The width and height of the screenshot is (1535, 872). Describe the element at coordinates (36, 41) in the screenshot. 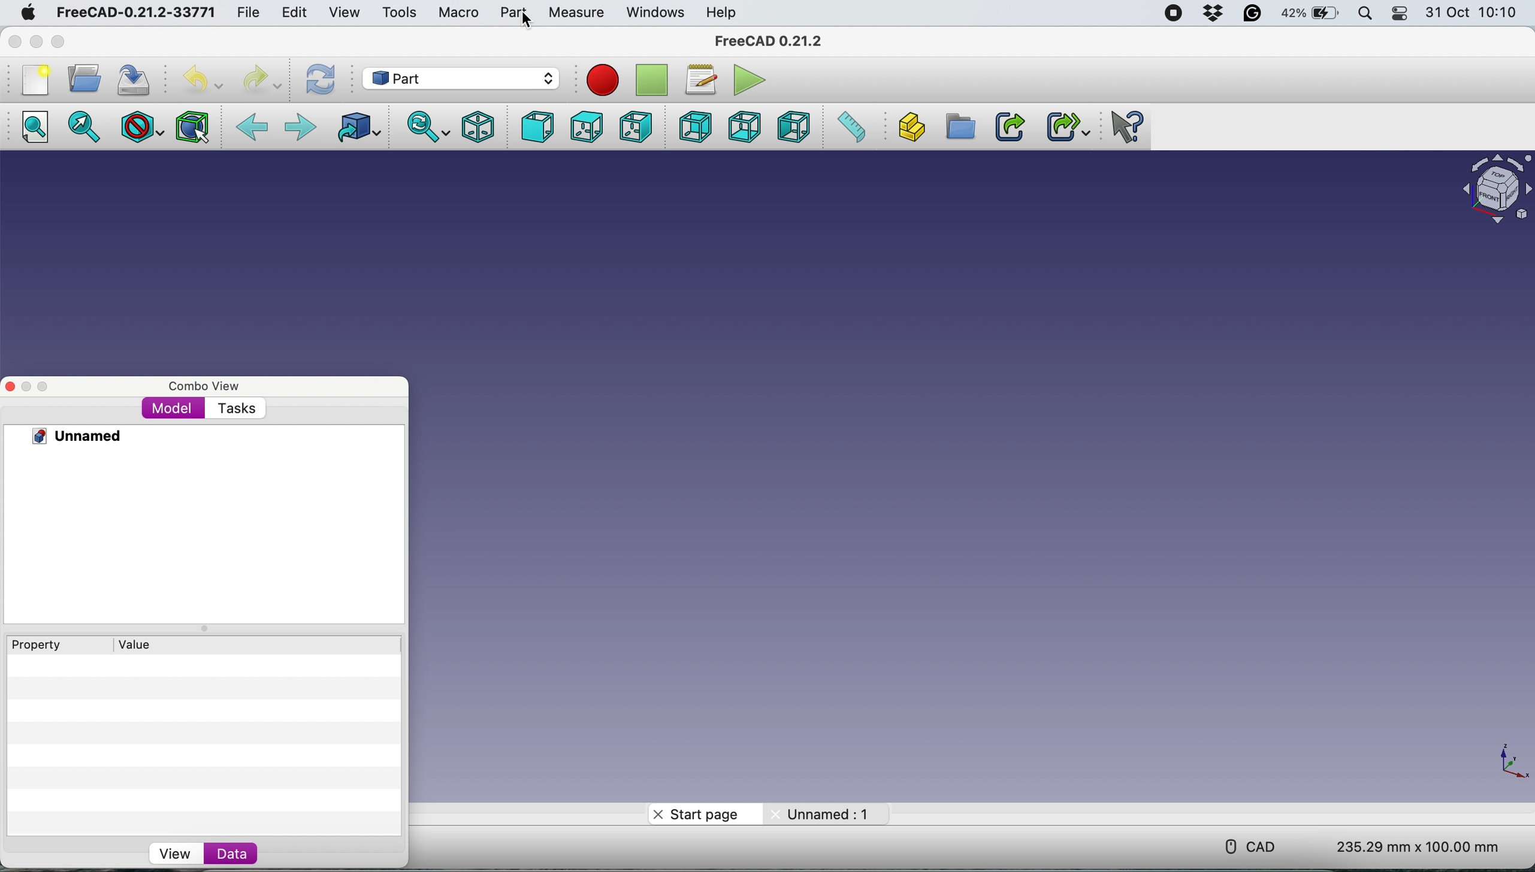

I see `minimize` at that location.